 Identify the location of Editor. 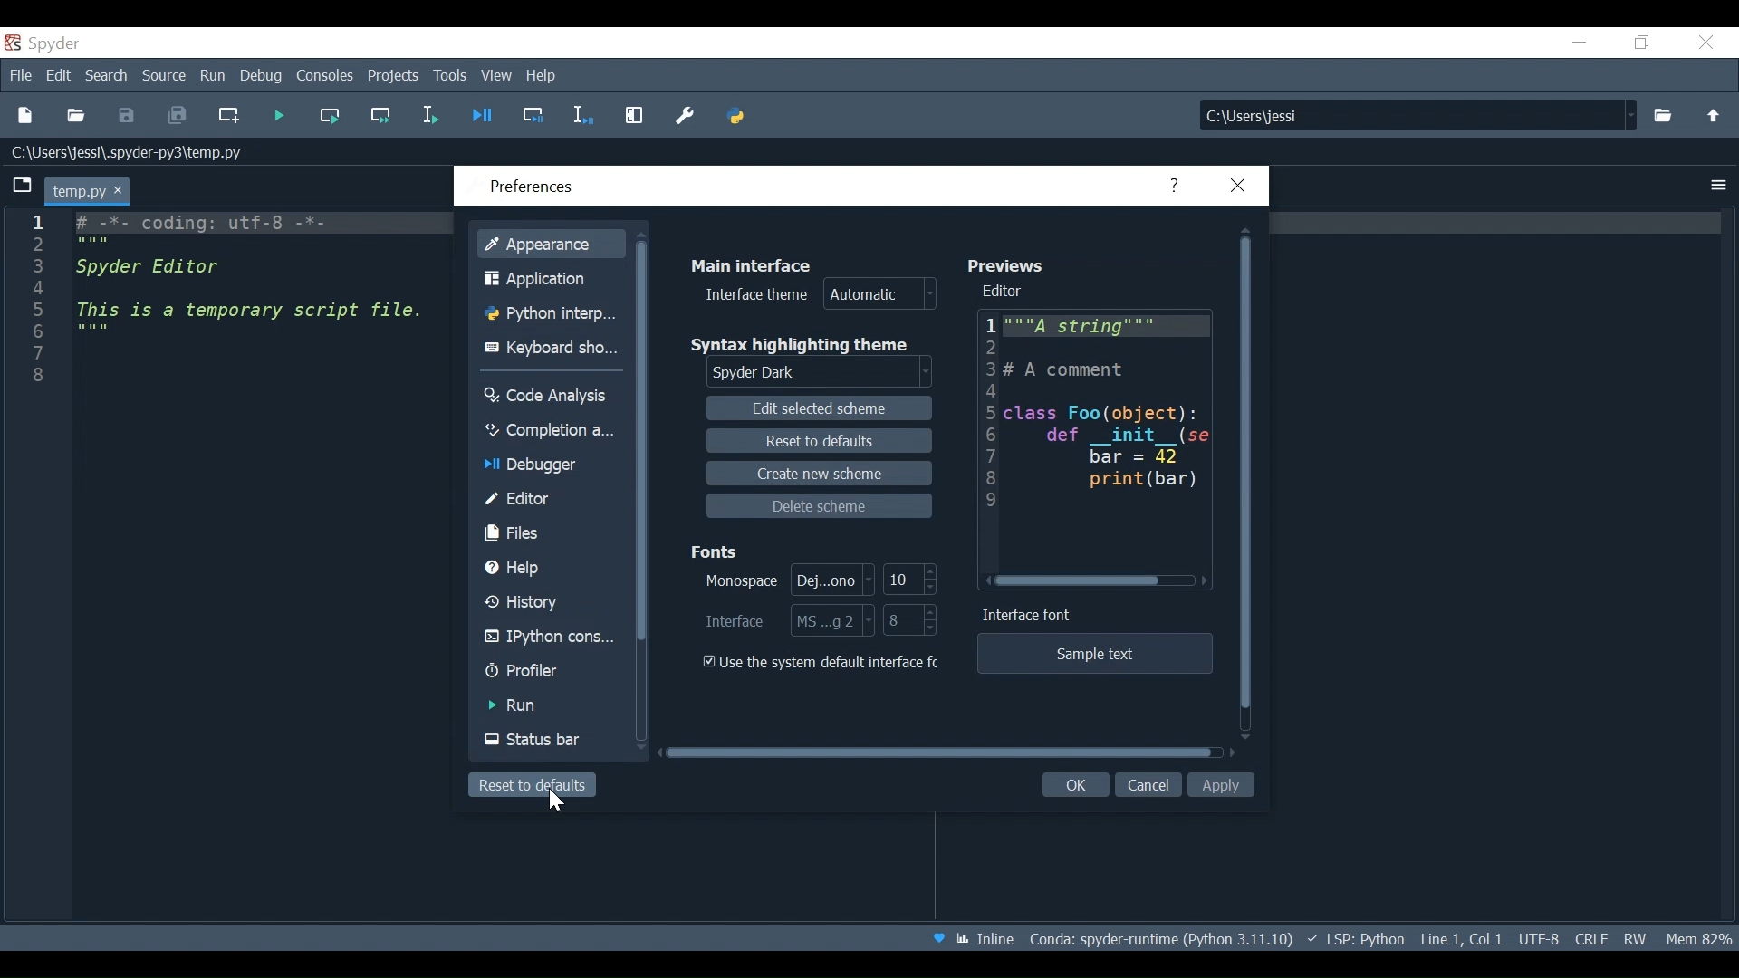
(551, 500).